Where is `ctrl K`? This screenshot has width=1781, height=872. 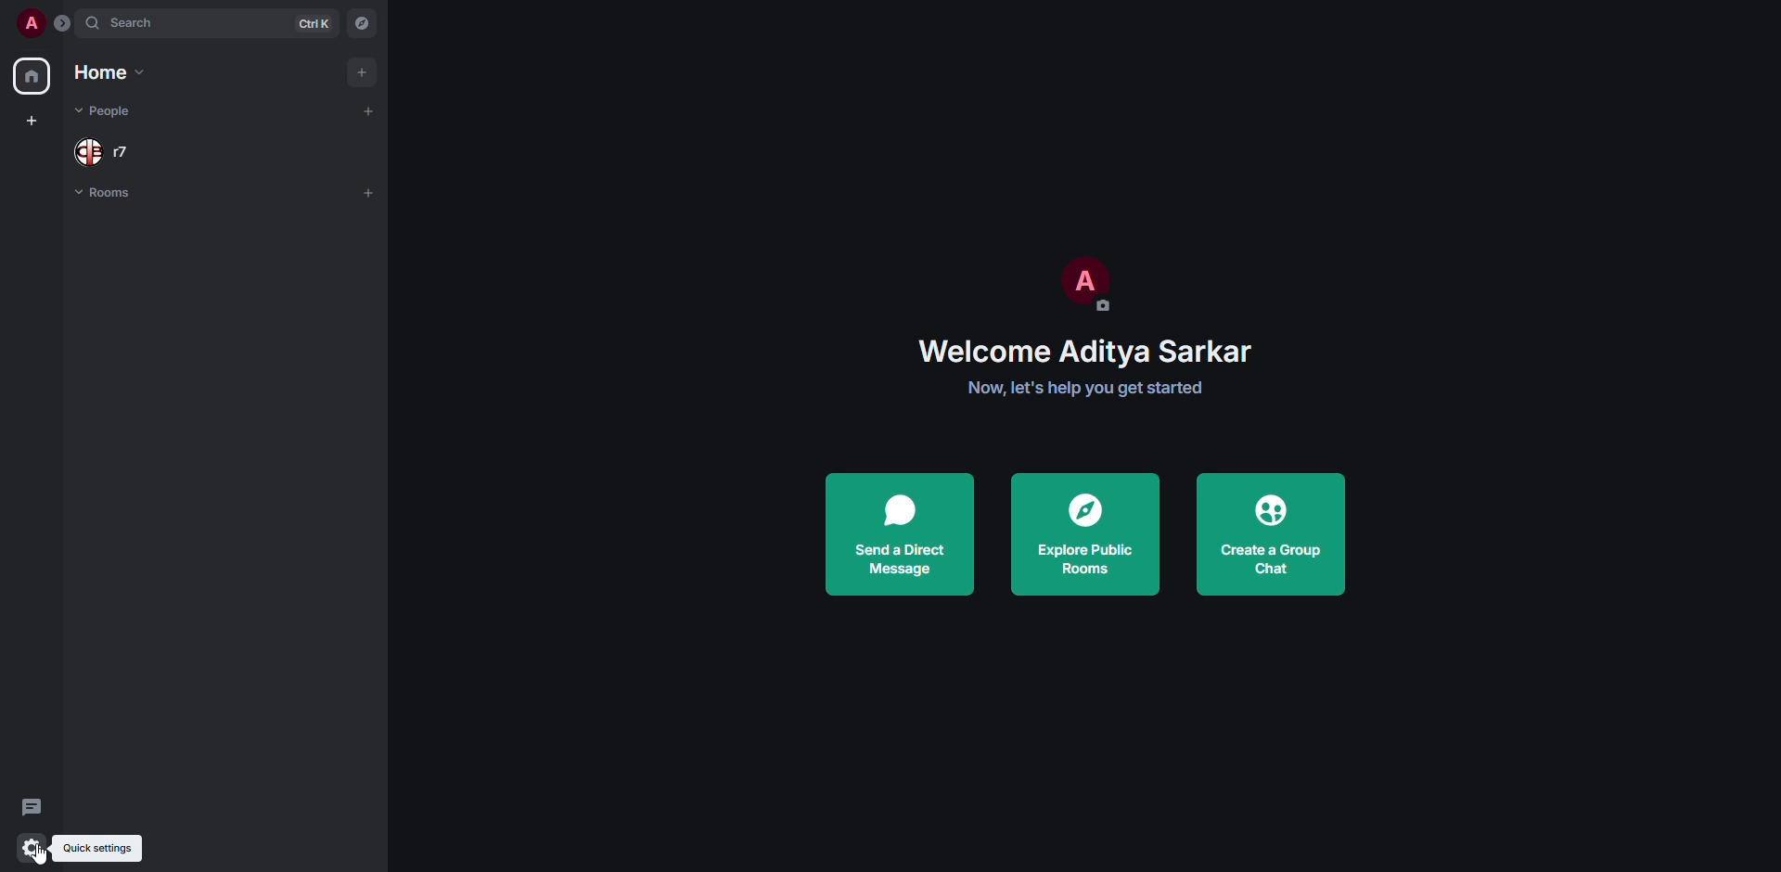
ctrl K is located at coordinates (314, 24).